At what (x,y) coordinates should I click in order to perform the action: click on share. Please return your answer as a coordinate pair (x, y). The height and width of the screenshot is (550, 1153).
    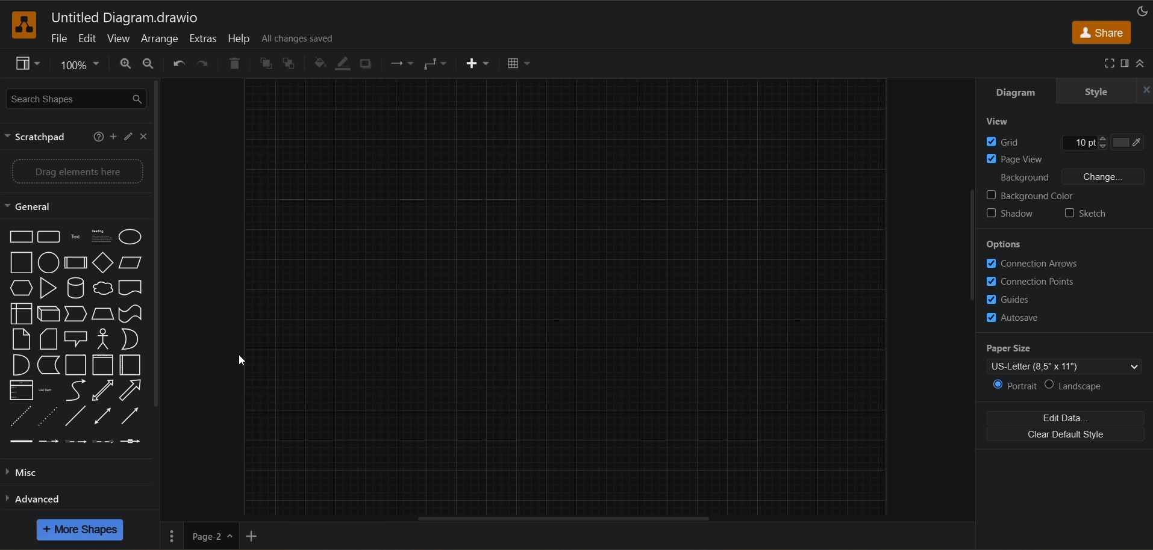
    Looking at the image, I should click on (1101, 33).